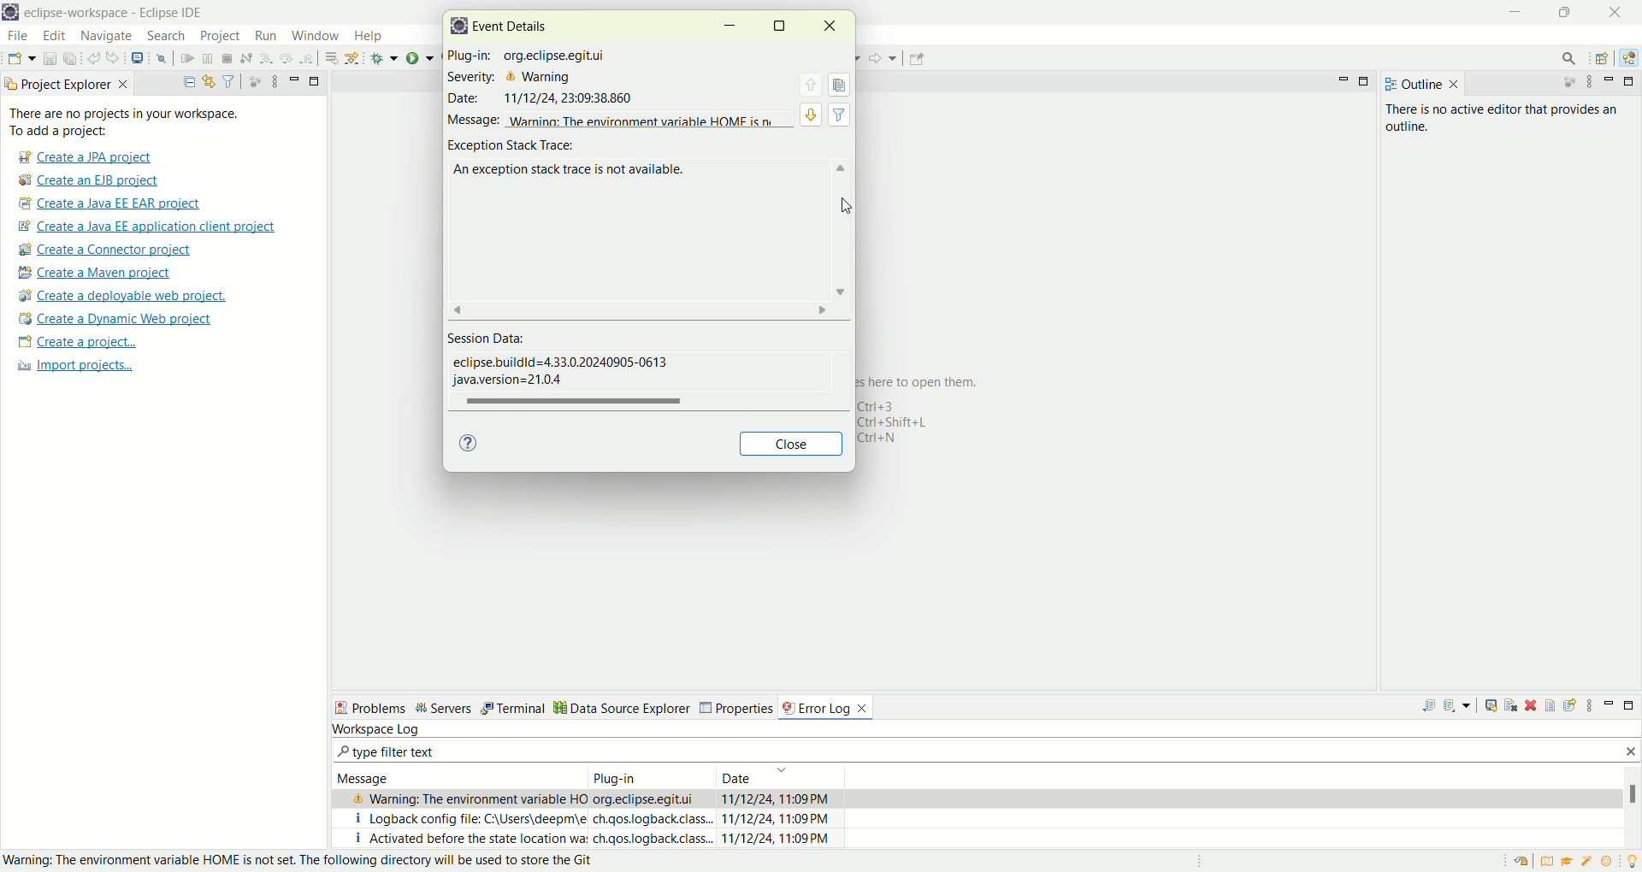  Describe the element at coordinates (366, 704) in the screenshot. I see ` Problems` at that location.